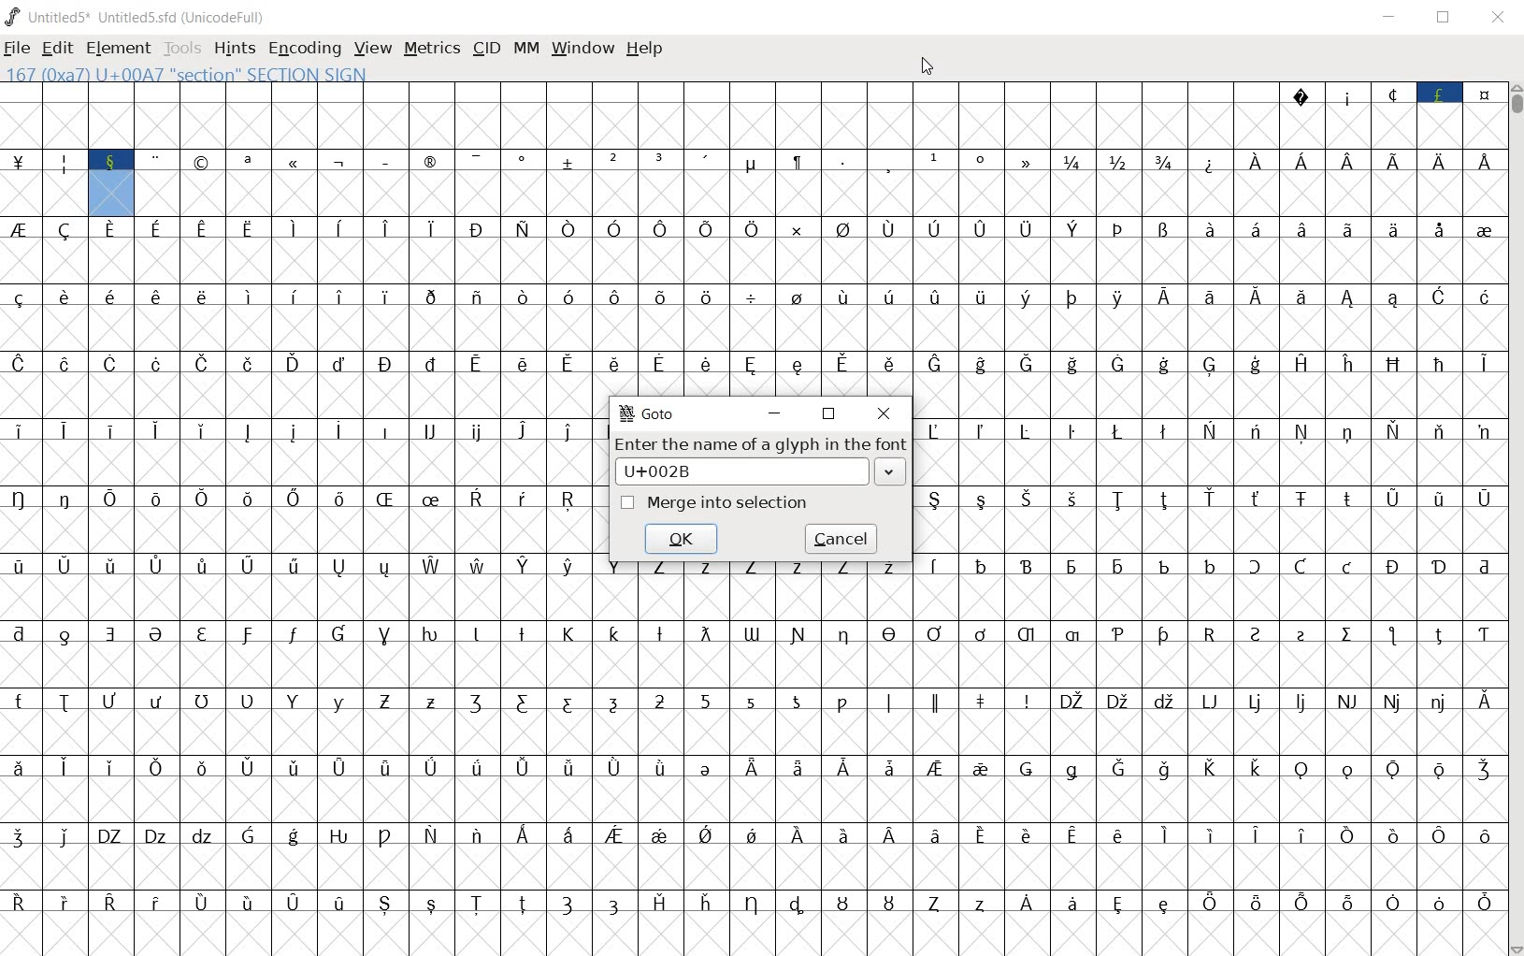 Image resolution: width=1524 pixels, height=956 pixels. Describe the element at coordinates (594, 722) in the screenshot. I see `special alphabets` at that location.